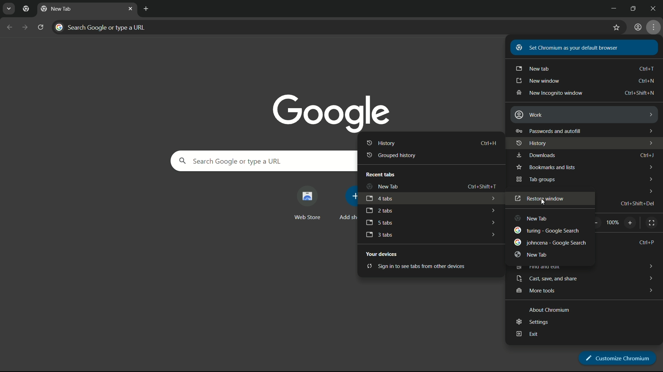 The height and width of the screenshot is (372, 663). I want to click on dropdown arrows, so click(492, 199).